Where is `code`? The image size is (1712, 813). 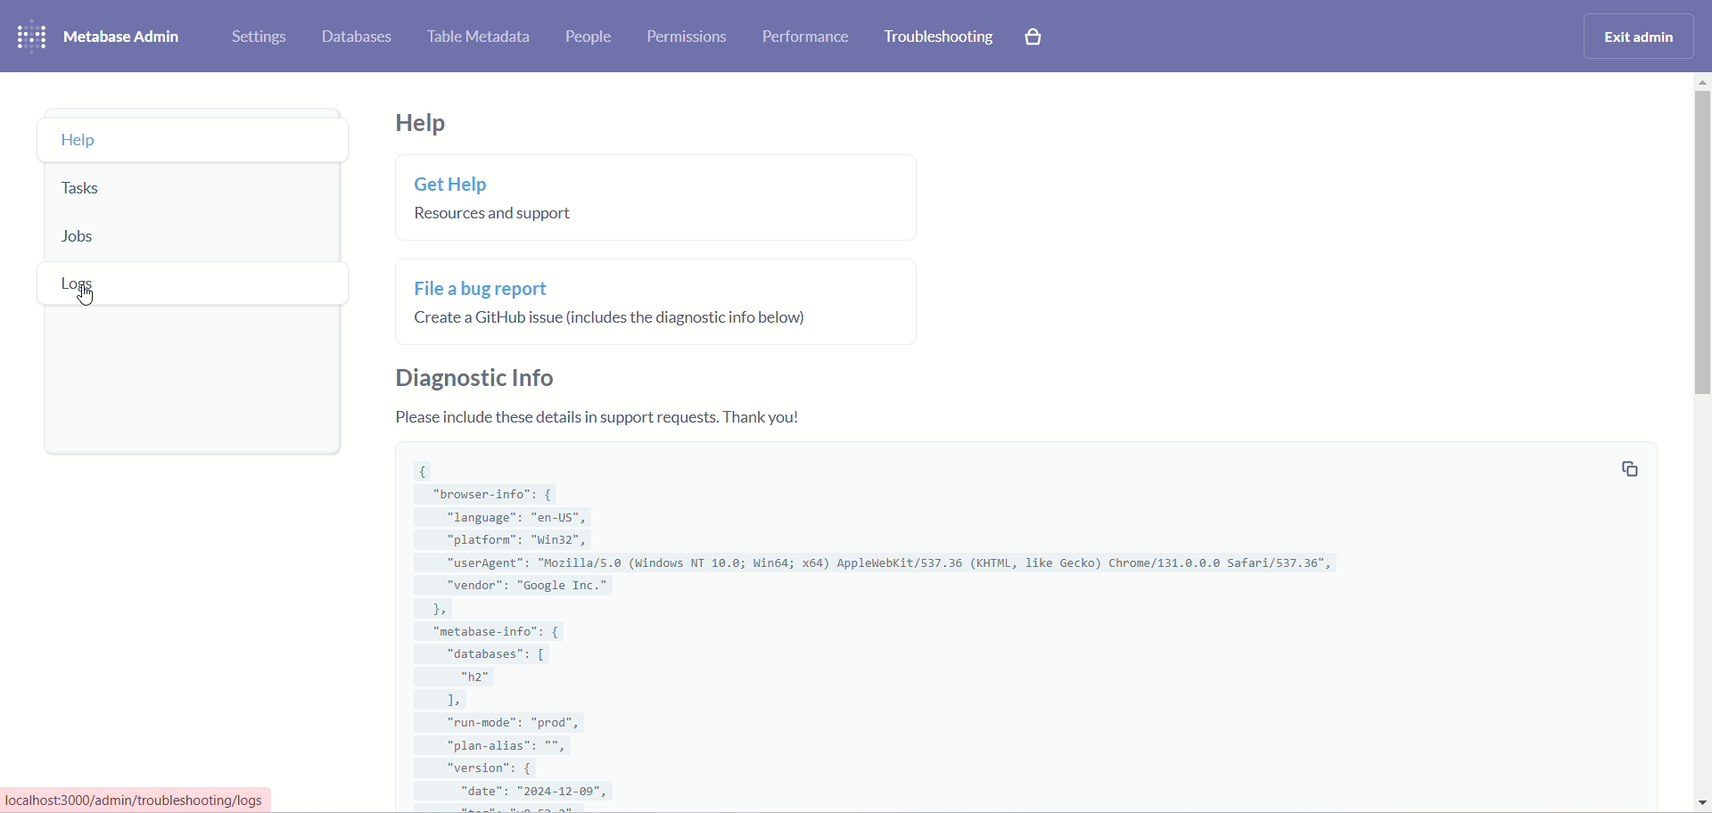
code is located at coordinates (876, 631).